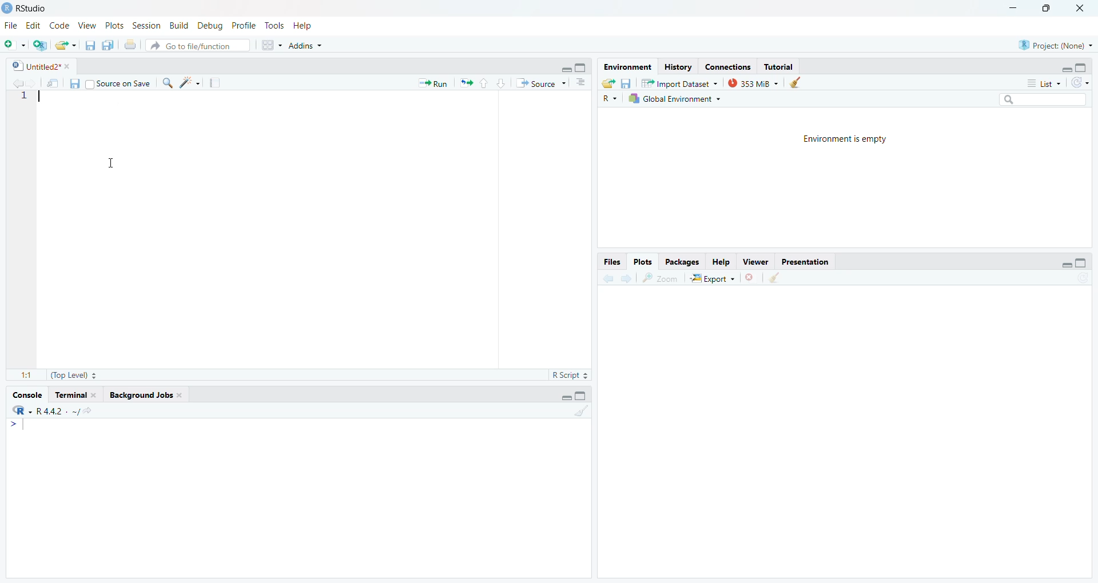  Describe the element at coordinates (273, 26) in the screenshot. I see ` Tools` at that location.